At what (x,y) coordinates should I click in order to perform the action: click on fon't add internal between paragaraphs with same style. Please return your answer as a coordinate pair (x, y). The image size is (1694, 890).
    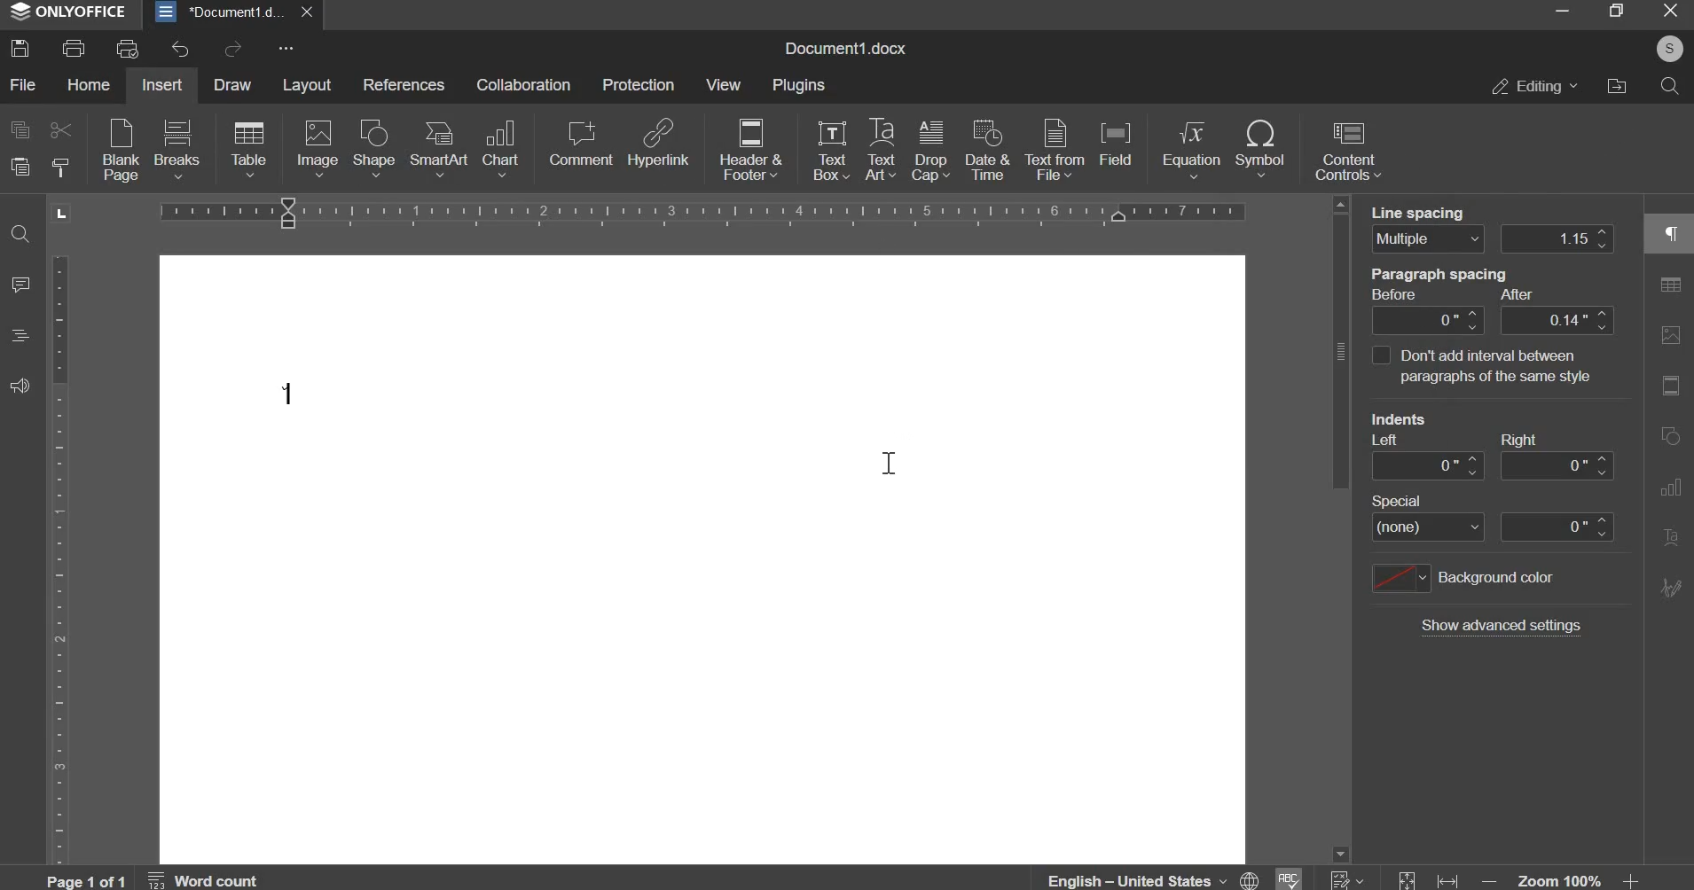
    Looking at the image, I should click on (1512, 367).